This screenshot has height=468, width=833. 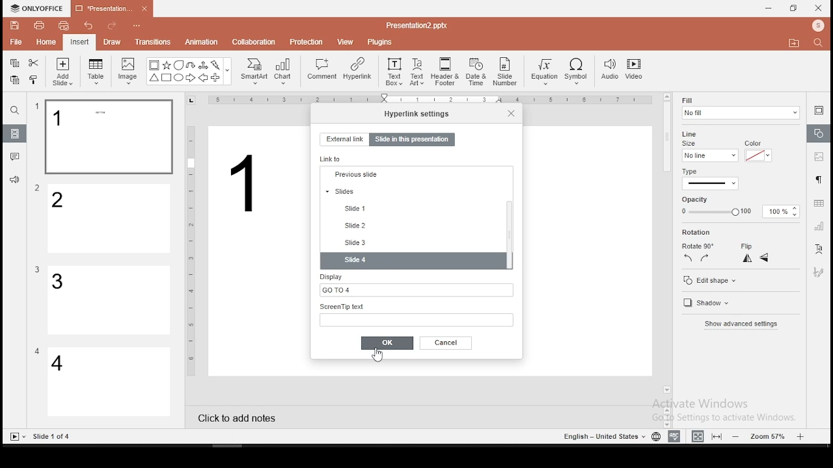 What do you see at coordinates (178, 65) in the screenshot?
I see `Bubble` at bounding box center [178, 65].